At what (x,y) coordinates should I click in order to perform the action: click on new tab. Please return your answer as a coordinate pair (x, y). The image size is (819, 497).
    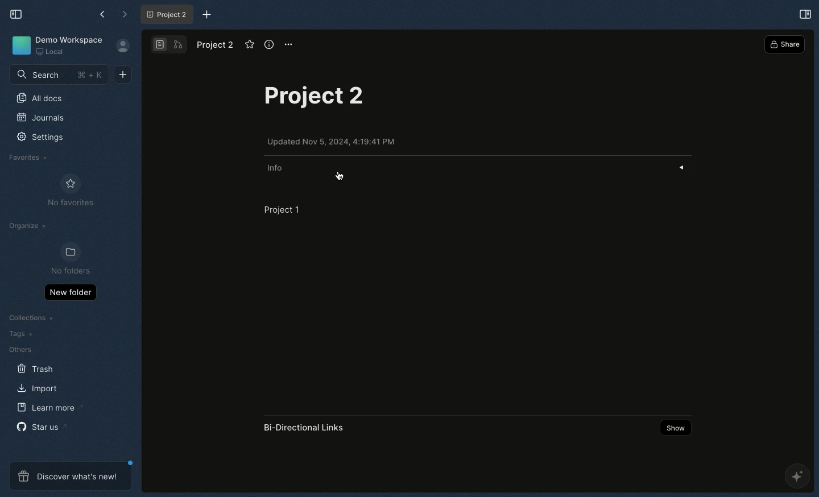
    Looking at the image, I should click on (210, 14).